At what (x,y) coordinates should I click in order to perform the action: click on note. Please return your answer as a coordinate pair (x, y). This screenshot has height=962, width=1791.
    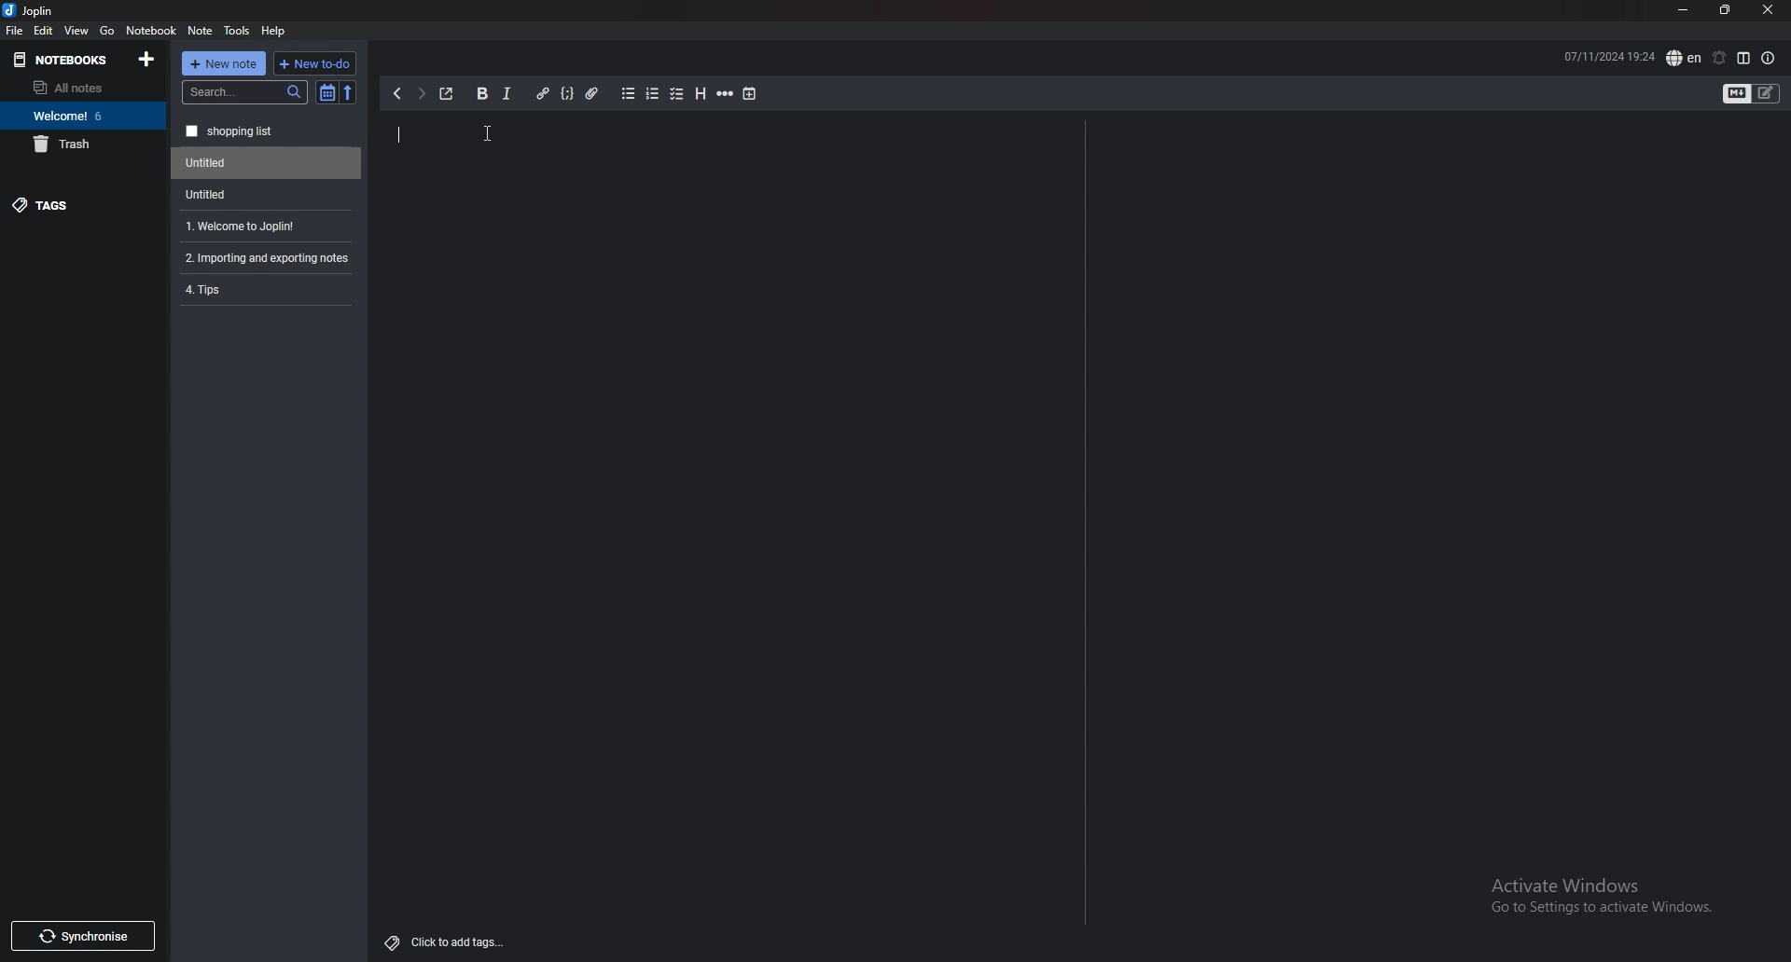
    Looking at the image, I should click on (201, 31).